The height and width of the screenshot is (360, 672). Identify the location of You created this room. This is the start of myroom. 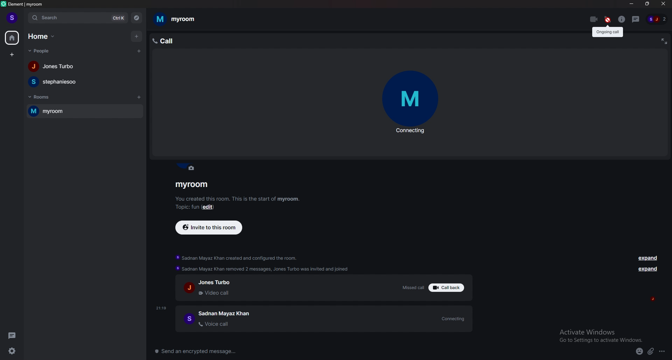
(238, 199).